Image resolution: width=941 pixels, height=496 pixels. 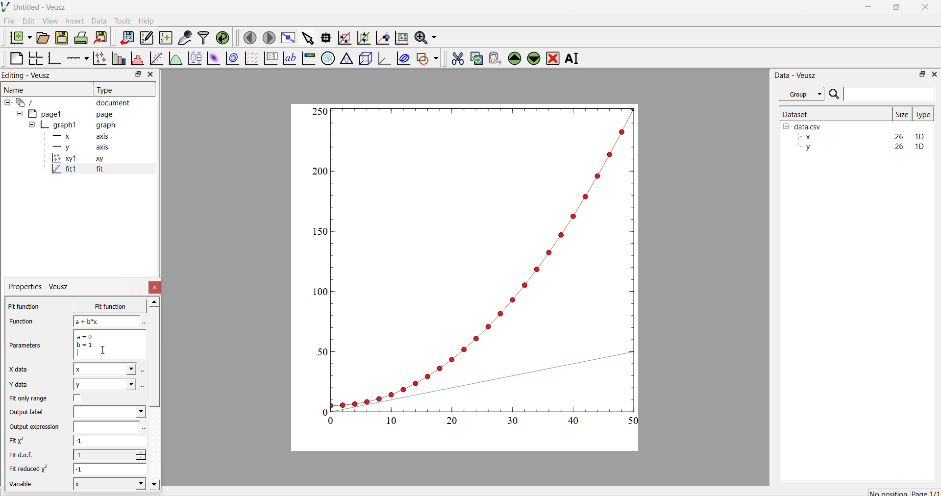 What do you see at coordinates (195, 58) in the screenshot?
I see `Plot box plots` at bounding box center [195, 58].